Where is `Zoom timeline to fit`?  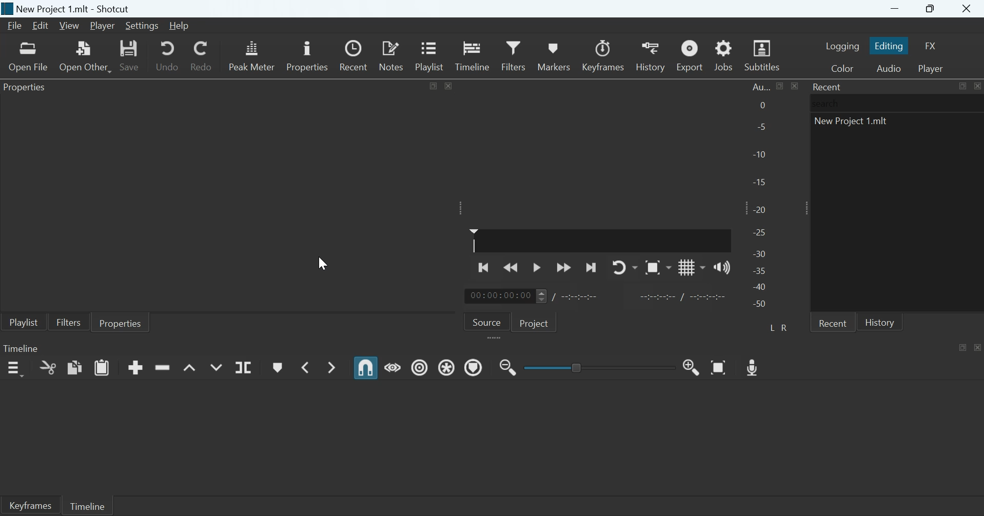
Zoom timeline to fit is located at coordinates (720, 367).